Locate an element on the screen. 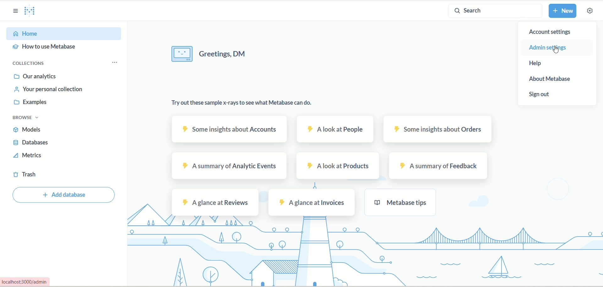  show/hide sidebar is located at coordinates (16, 11).